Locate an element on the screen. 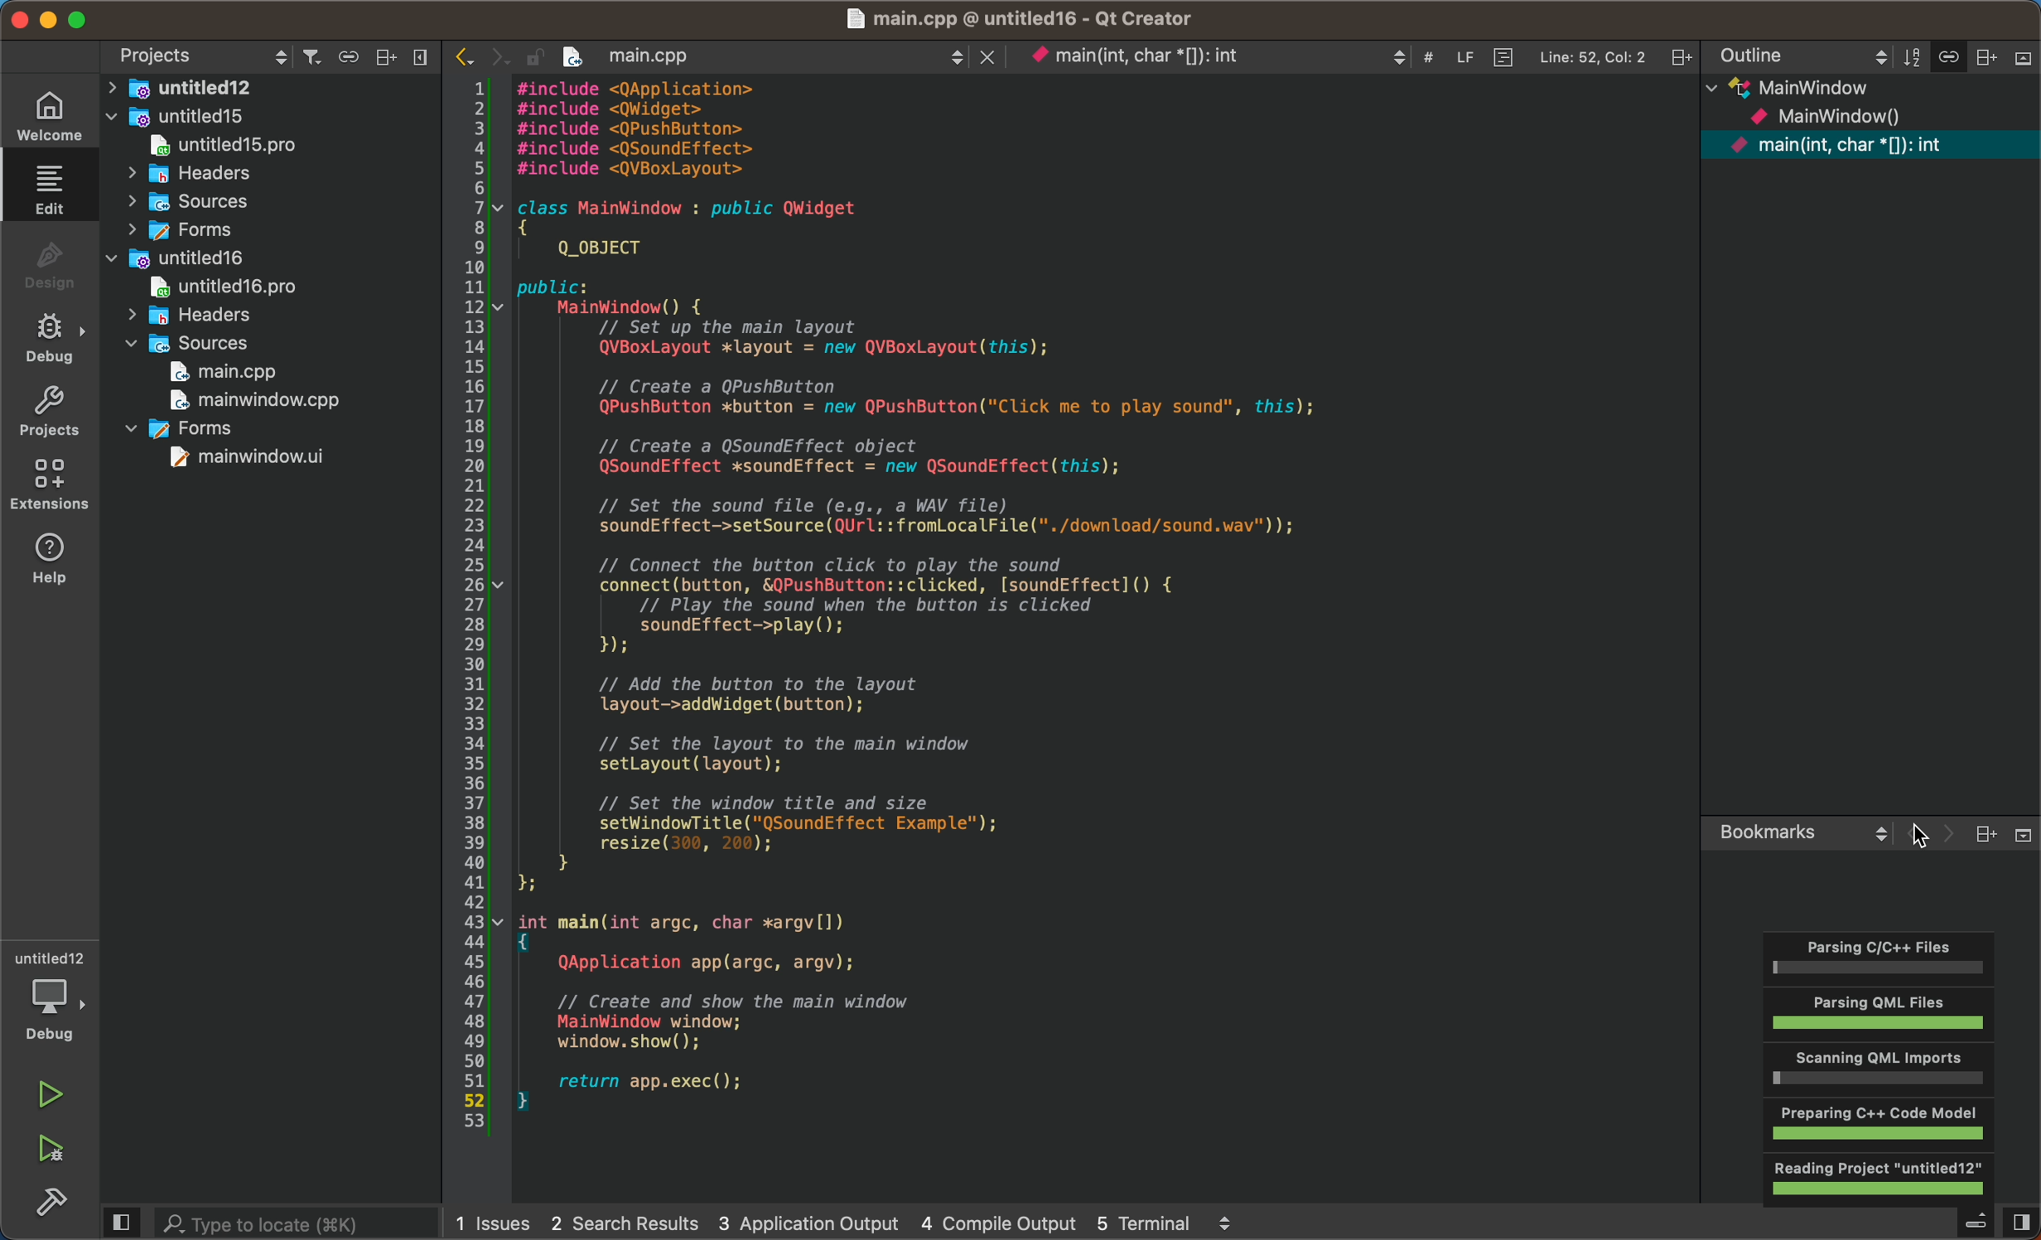 The width and height of the screenshot is (2041, 1240). cursor is located at coordinates (1923, 837).